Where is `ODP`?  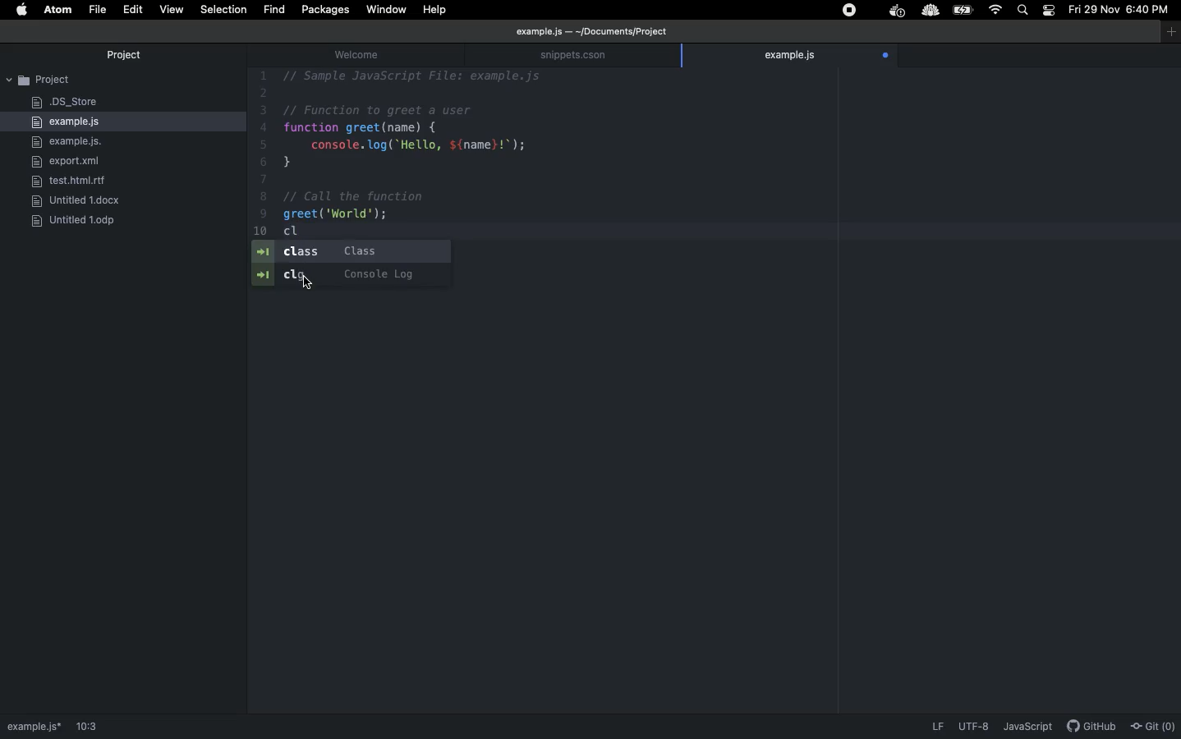 ODP is located at coordinates (80, 220).